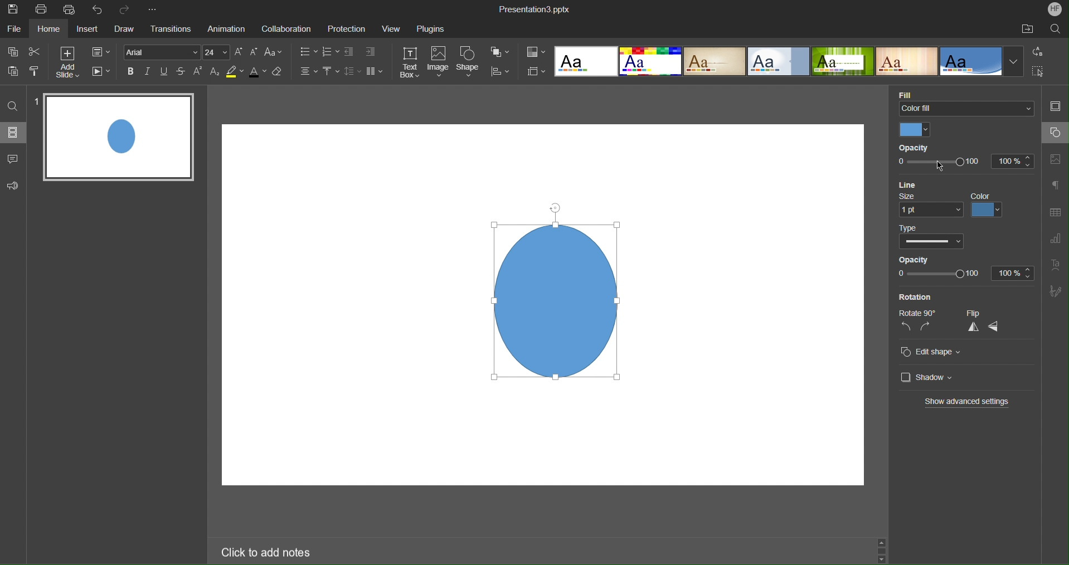 The height and width of the screenshot is (565, 1069). What do you see at coordinates (182, 73) in the screenshot?
I see `Strikethrough` at bounding box center [182, 73].